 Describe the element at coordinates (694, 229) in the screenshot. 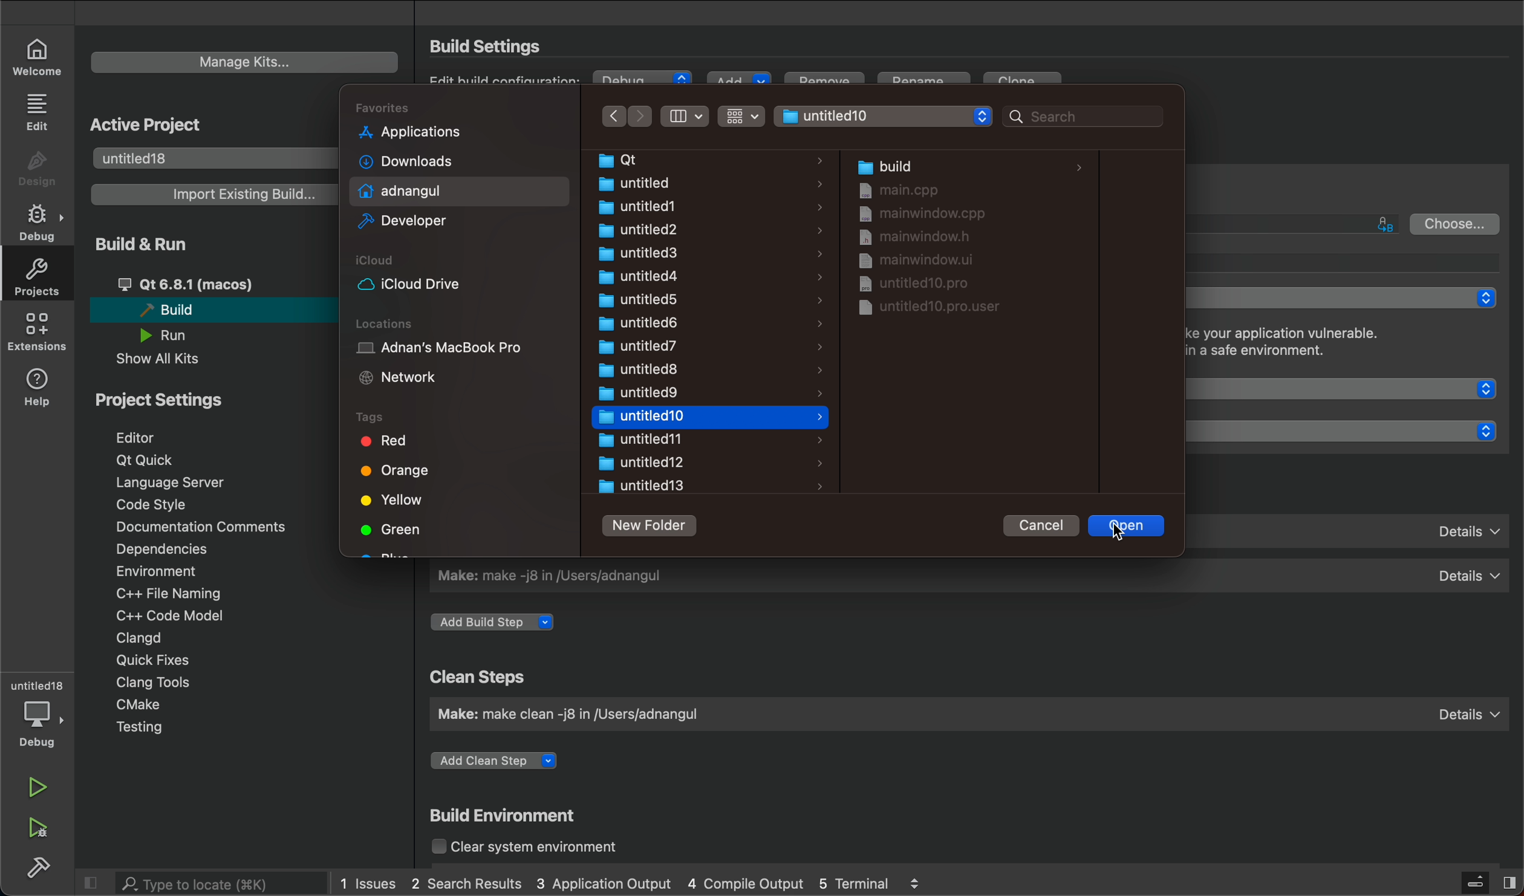

I see `untitled2` at that location.